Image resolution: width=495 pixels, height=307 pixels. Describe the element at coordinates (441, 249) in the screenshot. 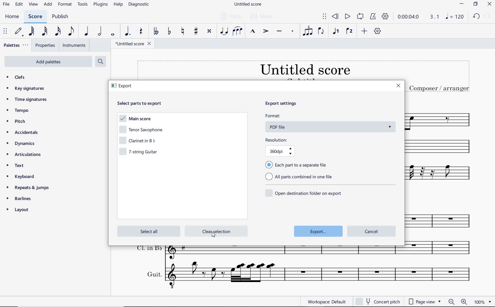

I see `Cl. in B` at that location.